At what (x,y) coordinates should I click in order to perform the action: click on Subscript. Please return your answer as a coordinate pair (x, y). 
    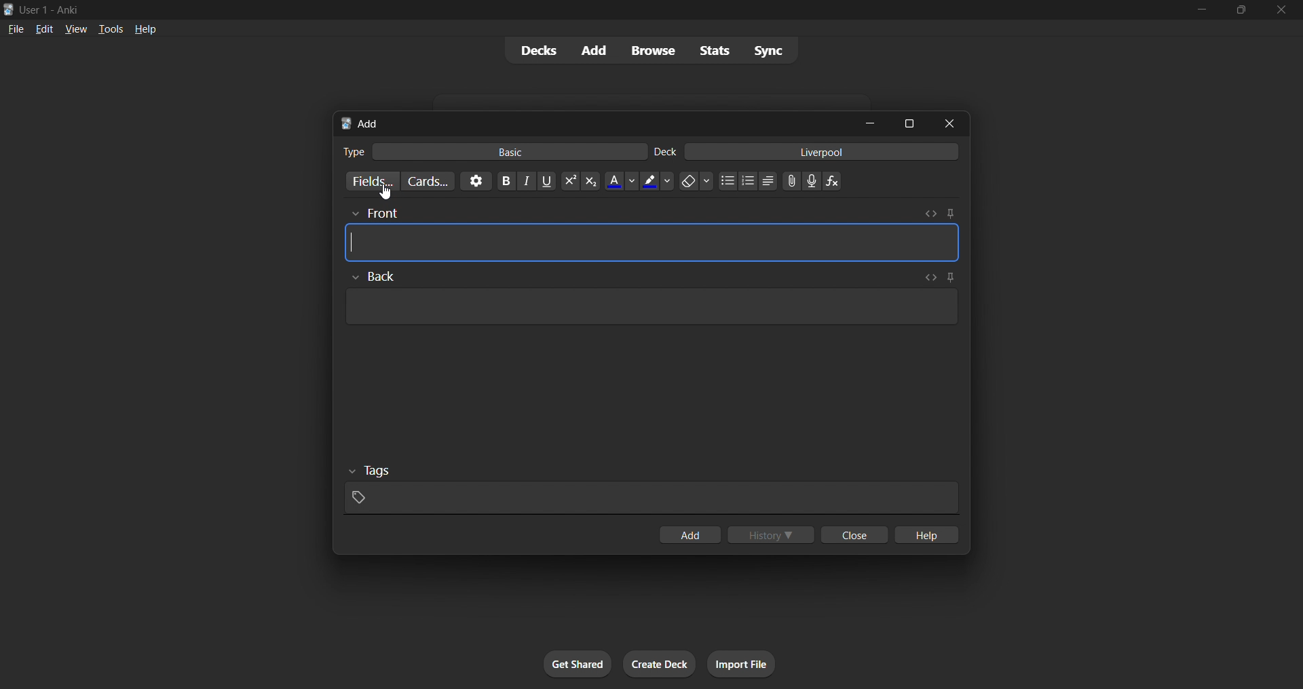
    Looking at the image, I should click on (591, 181).